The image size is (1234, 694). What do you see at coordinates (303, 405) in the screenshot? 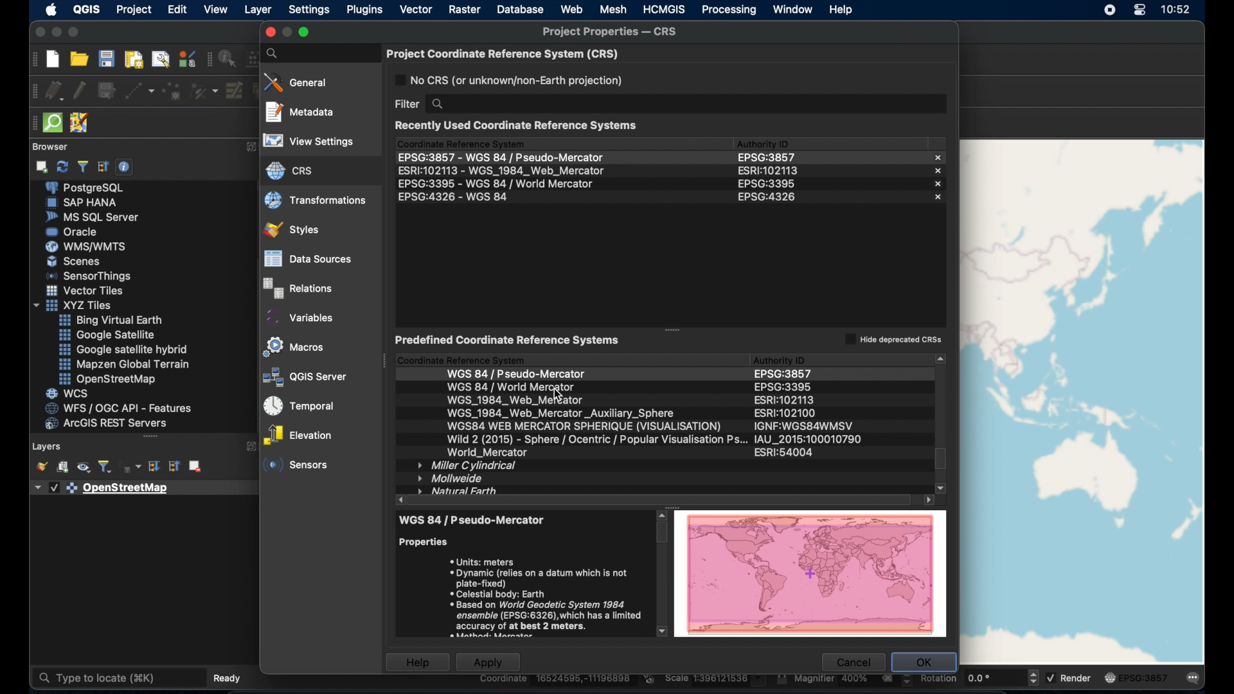
I see `temporal` at bounding box center [303, 405].